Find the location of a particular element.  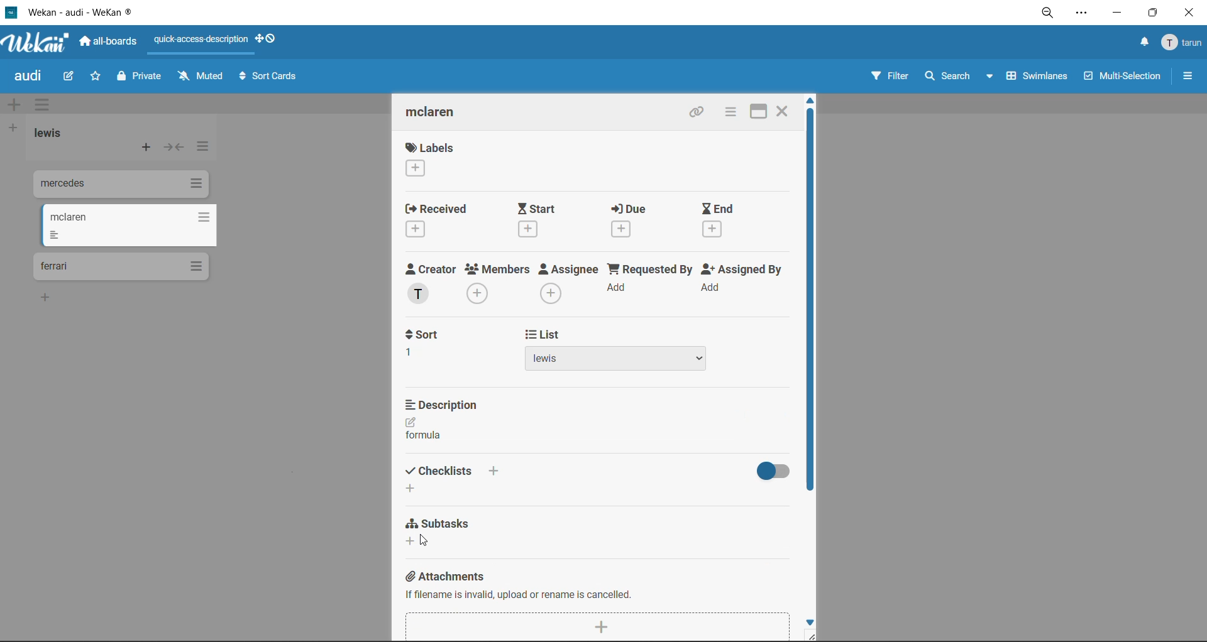

sort is located at coordinates (431, 344).